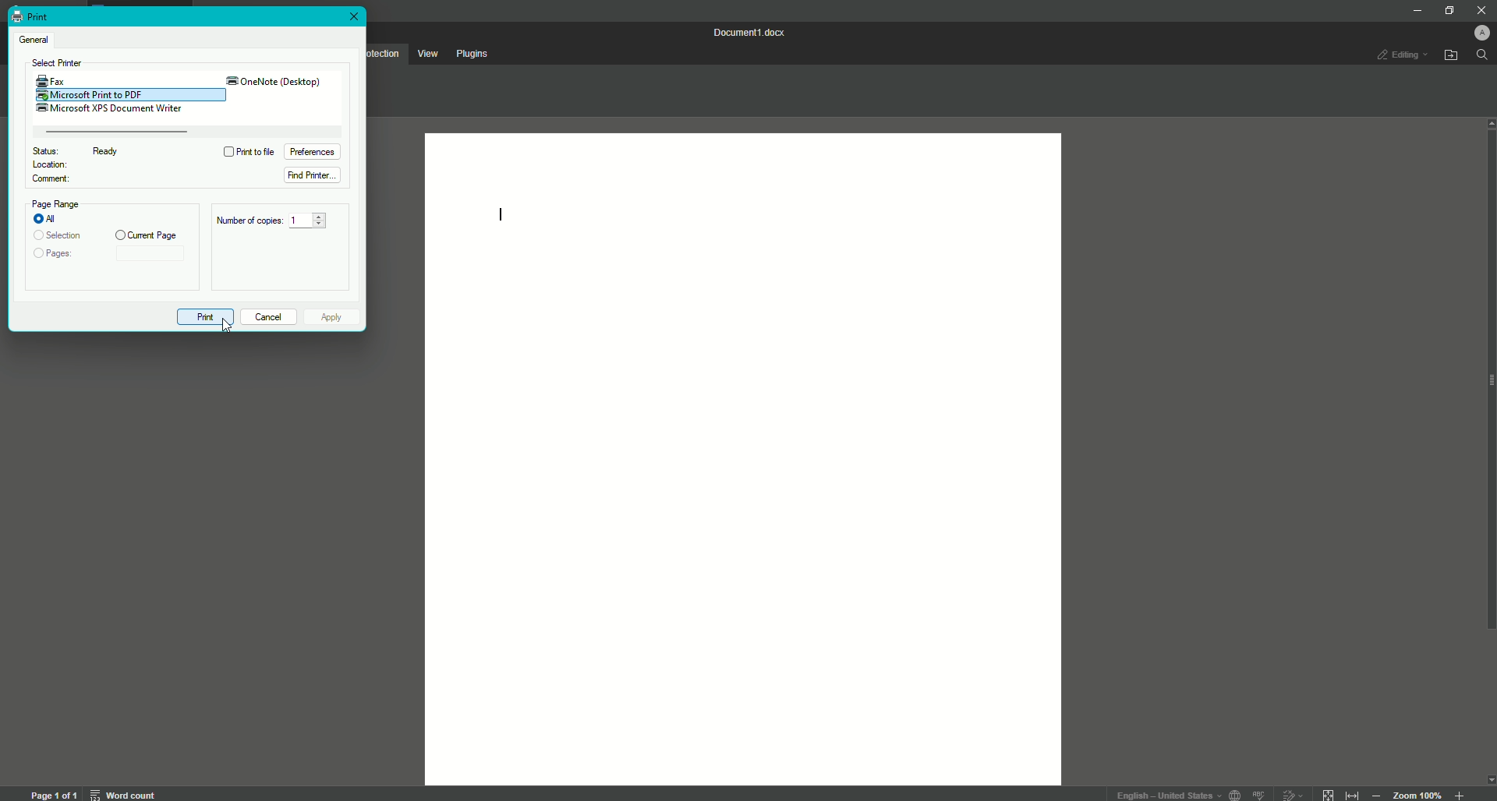 This screenshot has height=801, width=1497. What do you see at coordinates (1483, 59) in the screenshot?
I see `Search` at bounding box center [1483, 59].